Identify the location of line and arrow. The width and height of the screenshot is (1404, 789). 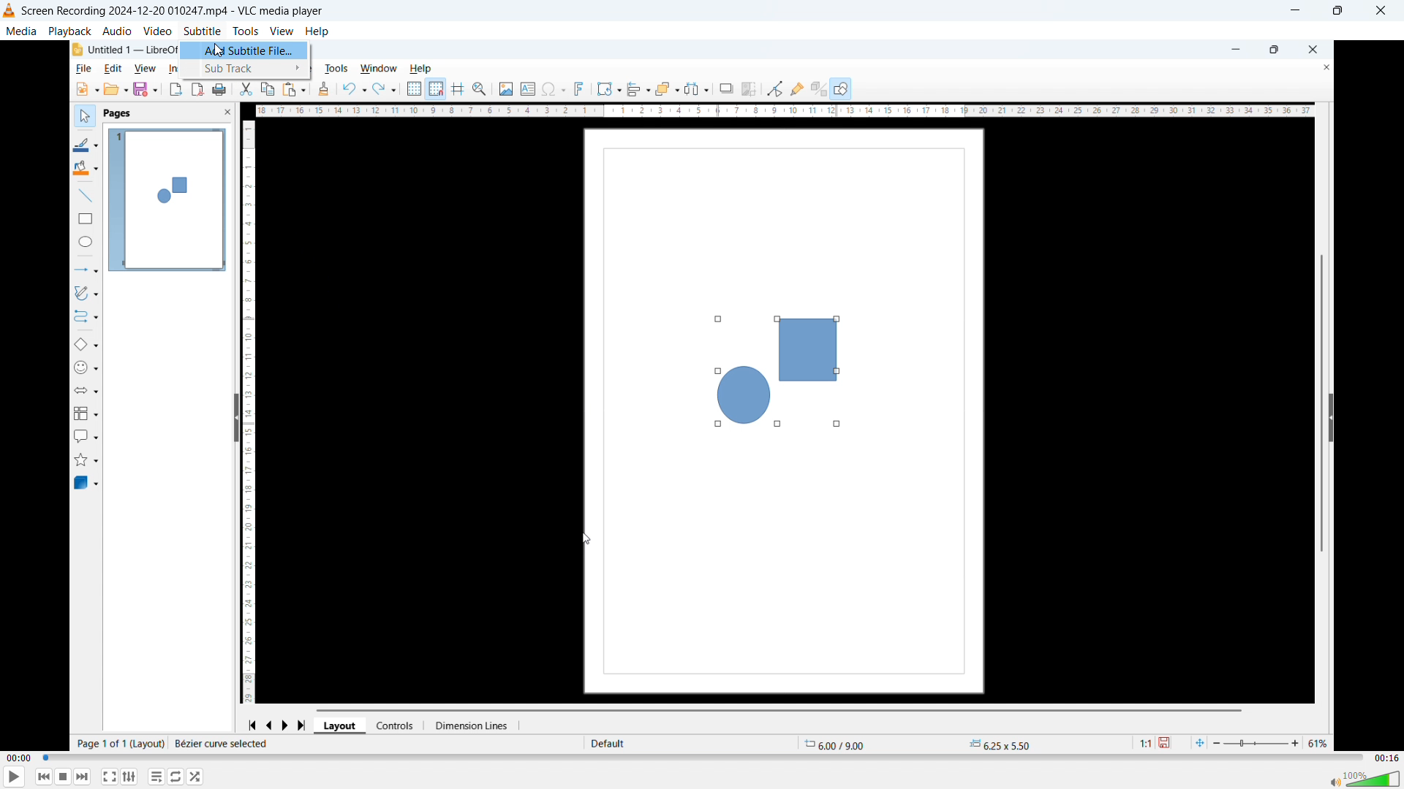
(85, 270).